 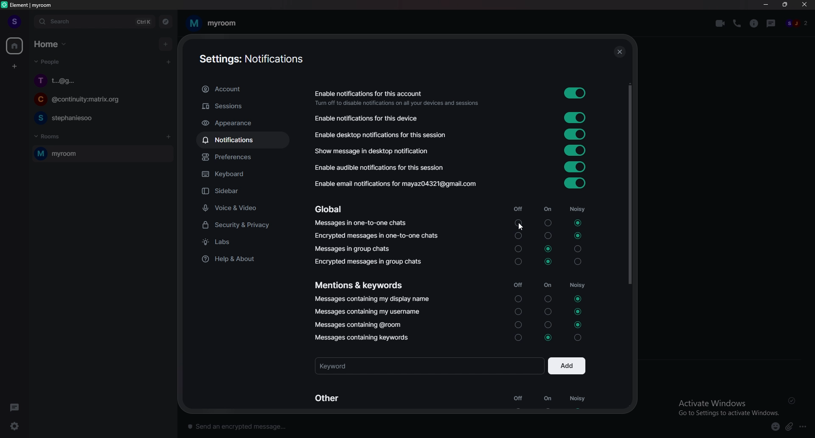 What do you see at coordinates (546, 272) in the screenshot?
I see `on` at bounding box center [546, 272].